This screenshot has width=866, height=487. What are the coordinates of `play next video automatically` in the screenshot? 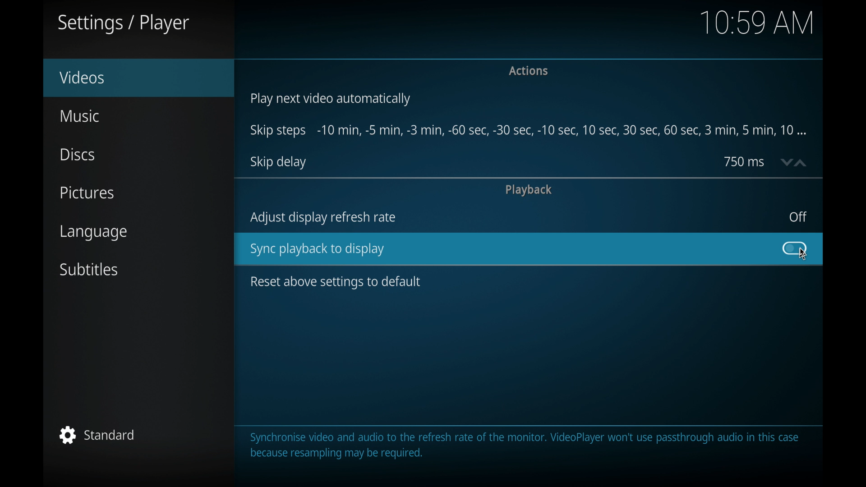 It's located at (331, 99).